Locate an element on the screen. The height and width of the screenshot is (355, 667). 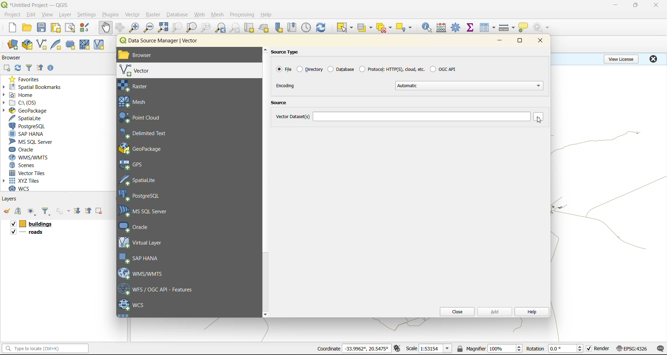
mesh is located at coordinates (218, 15).